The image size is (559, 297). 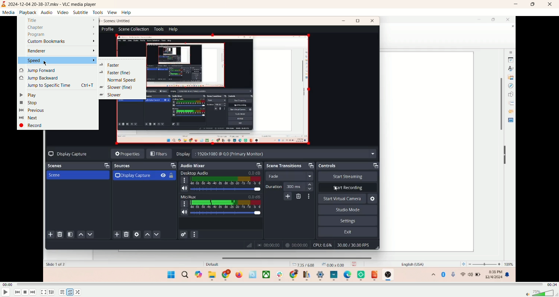 What do you see at coordinates (62, 42) in the screenshot?
I see `custom bookmarks` at bounding box center [62, 42].